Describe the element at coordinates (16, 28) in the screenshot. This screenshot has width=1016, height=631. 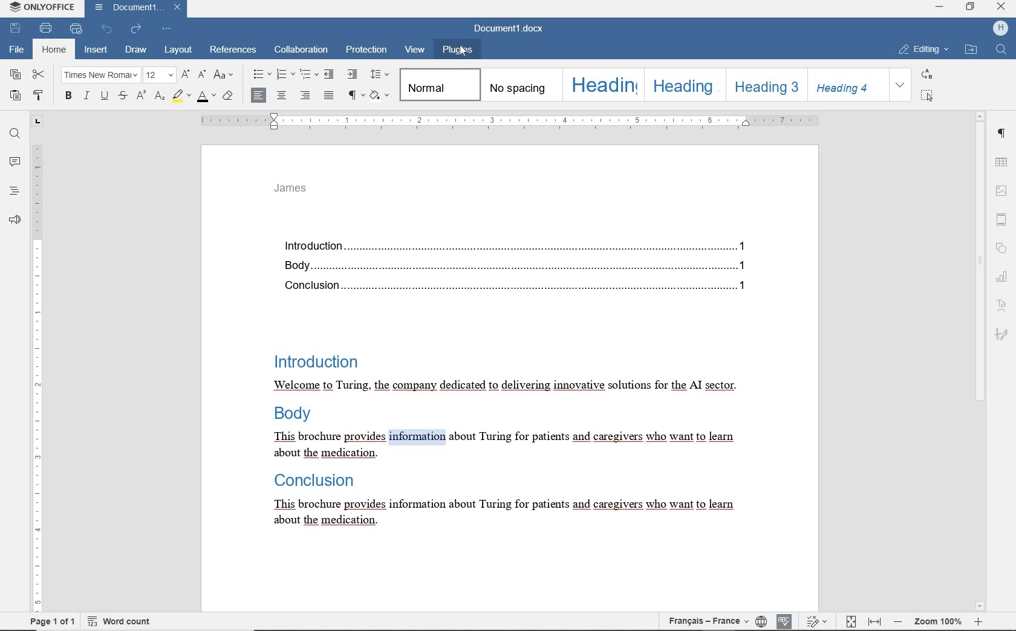
I see `SAVE` at that location.